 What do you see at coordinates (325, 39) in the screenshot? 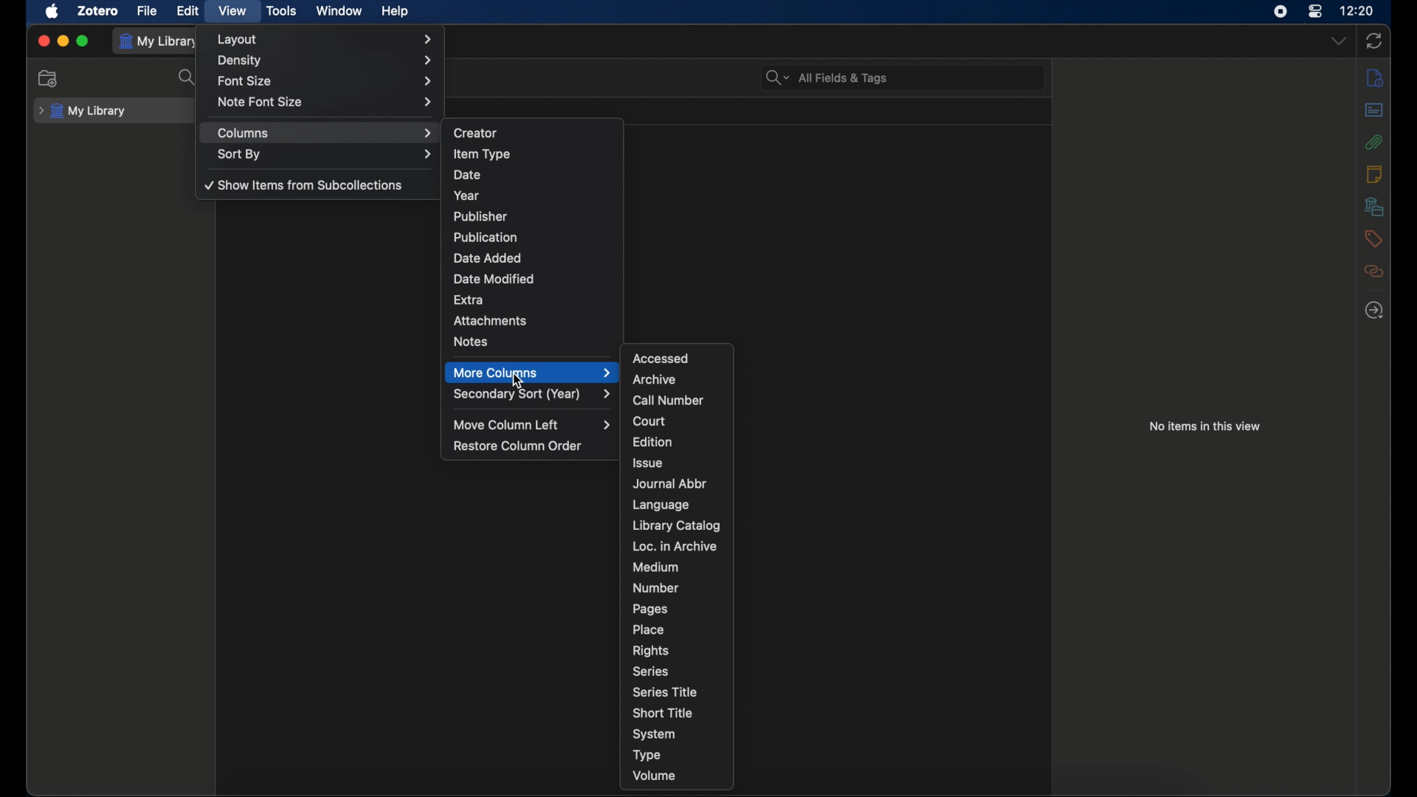
I see `layout` at bounding box center [325, 39].